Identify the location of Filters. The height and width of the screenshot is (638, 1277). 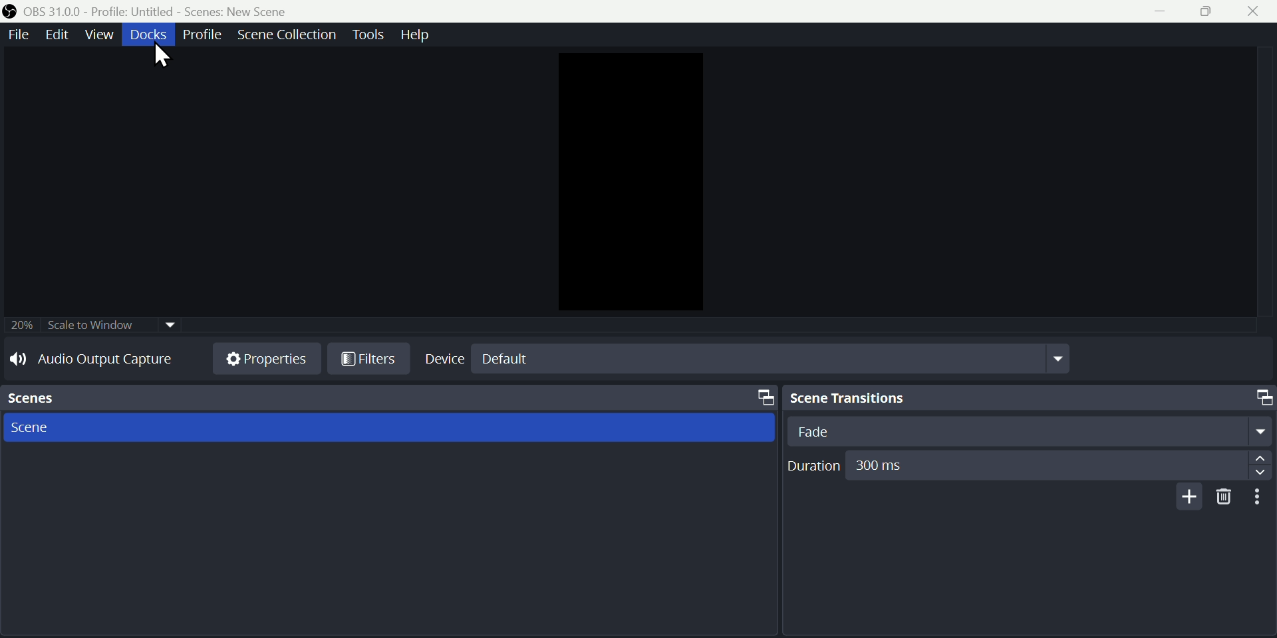
(366, 360).